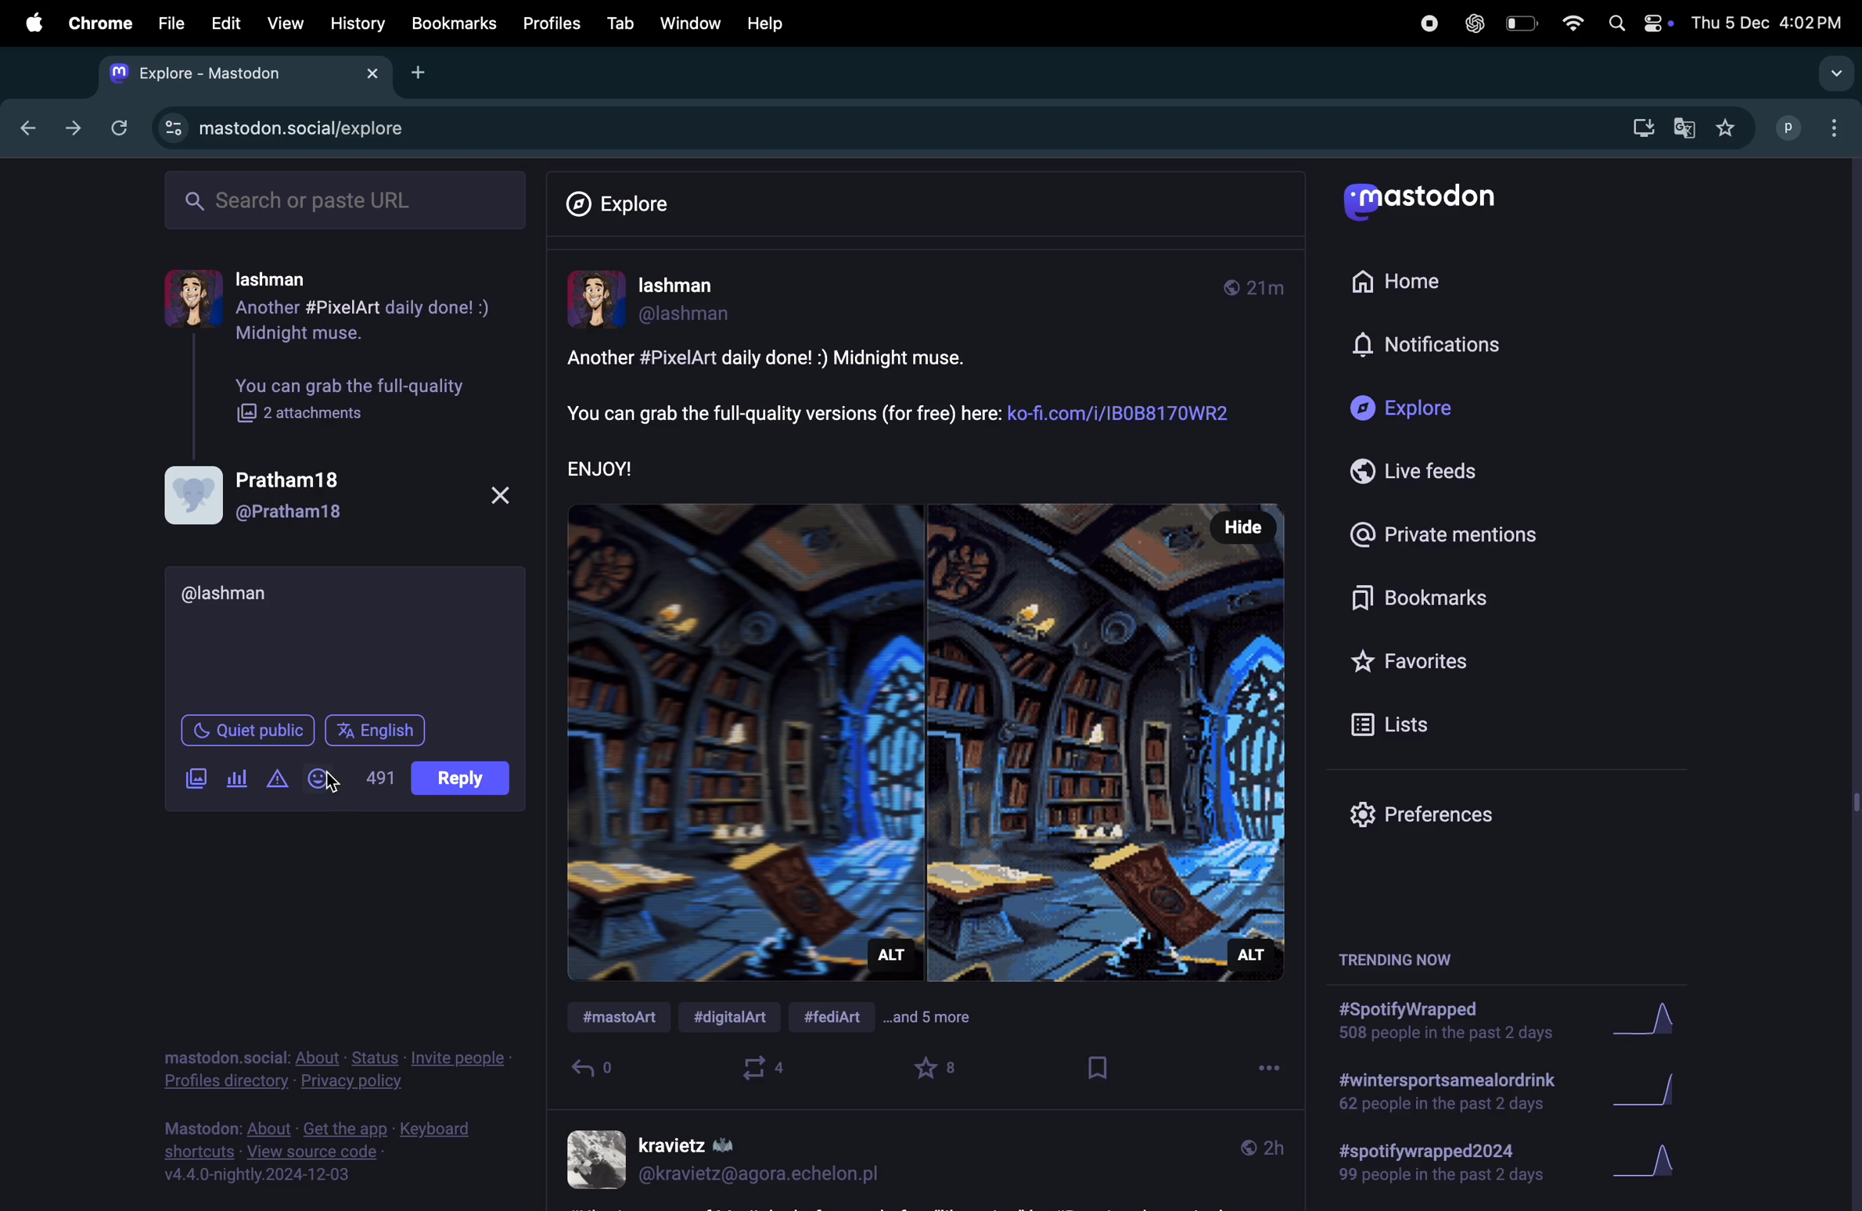 The height and width of the screenshot is (1211, 1862). I want to click on time line, so click(1257, 1147).